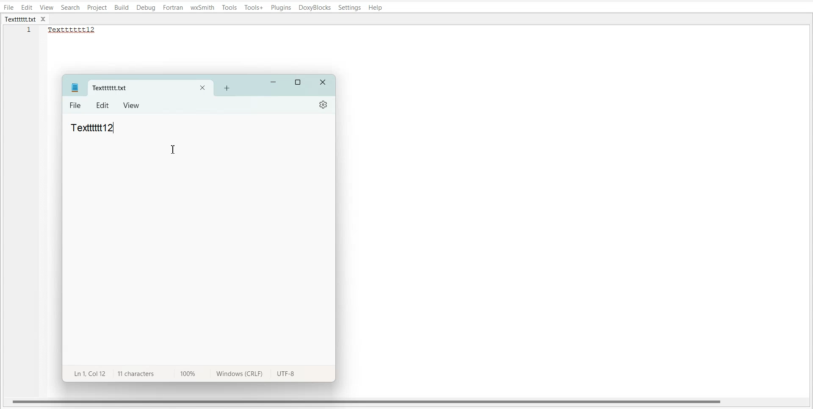 The height and width of the screenshot is (409, 813). I want to click on Texttttttl2, so click(76, 30).